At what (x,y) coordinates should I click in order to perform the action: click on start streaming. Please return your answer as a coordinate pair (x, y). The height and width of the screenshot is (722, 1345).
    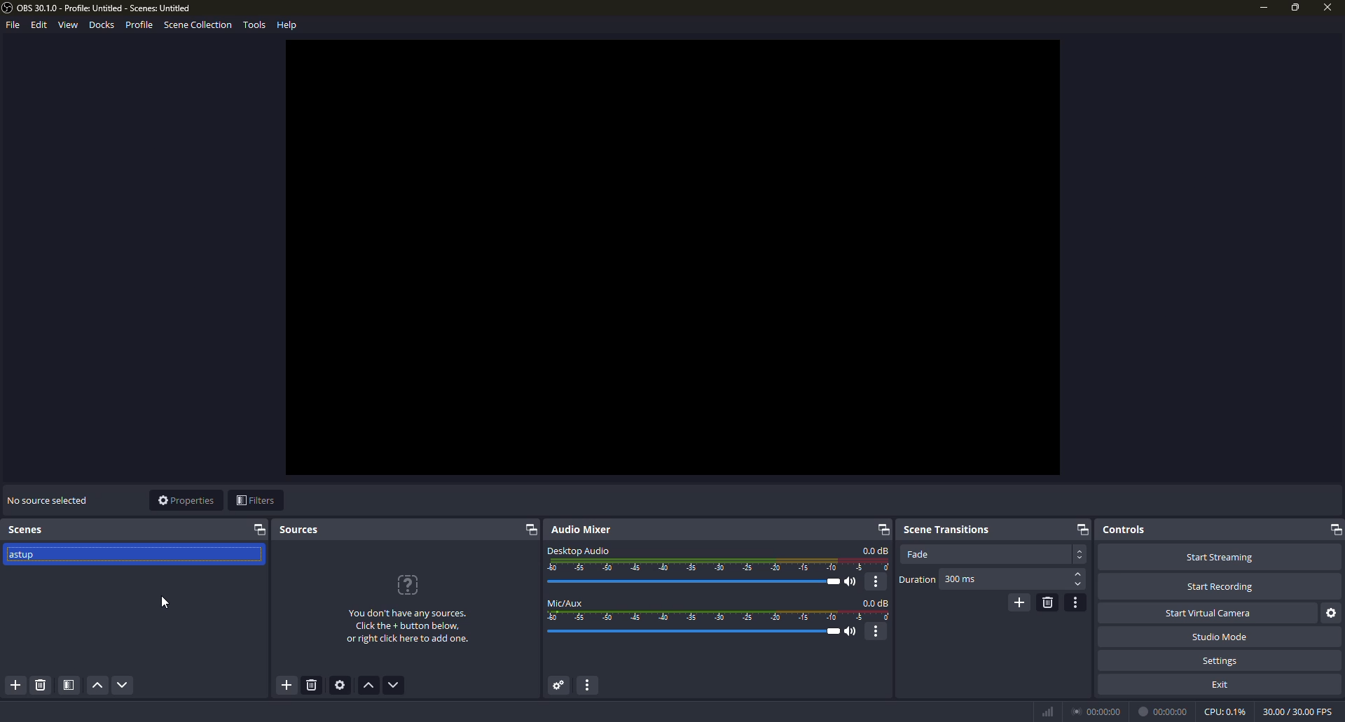
    Looking at the image, I should click on (1219, 556).